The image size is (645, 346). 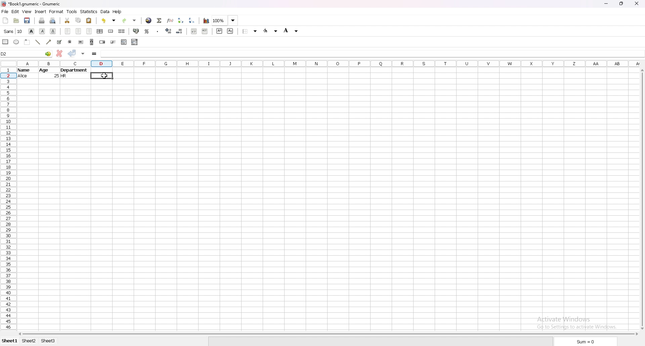 I want to click on list, so click(x=124, y=42).